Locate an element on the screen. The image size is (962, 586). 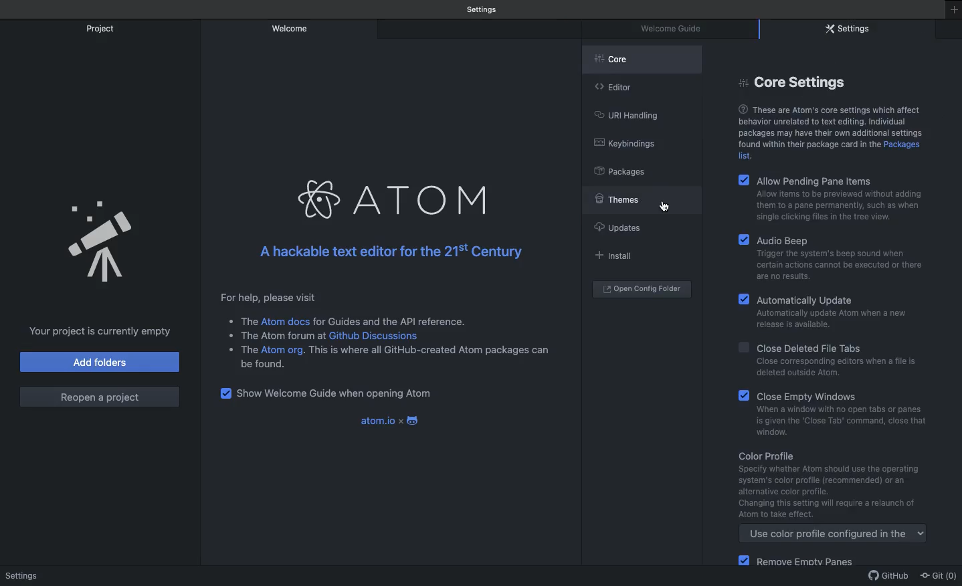
Add folders is located at coordinates (100, 362).